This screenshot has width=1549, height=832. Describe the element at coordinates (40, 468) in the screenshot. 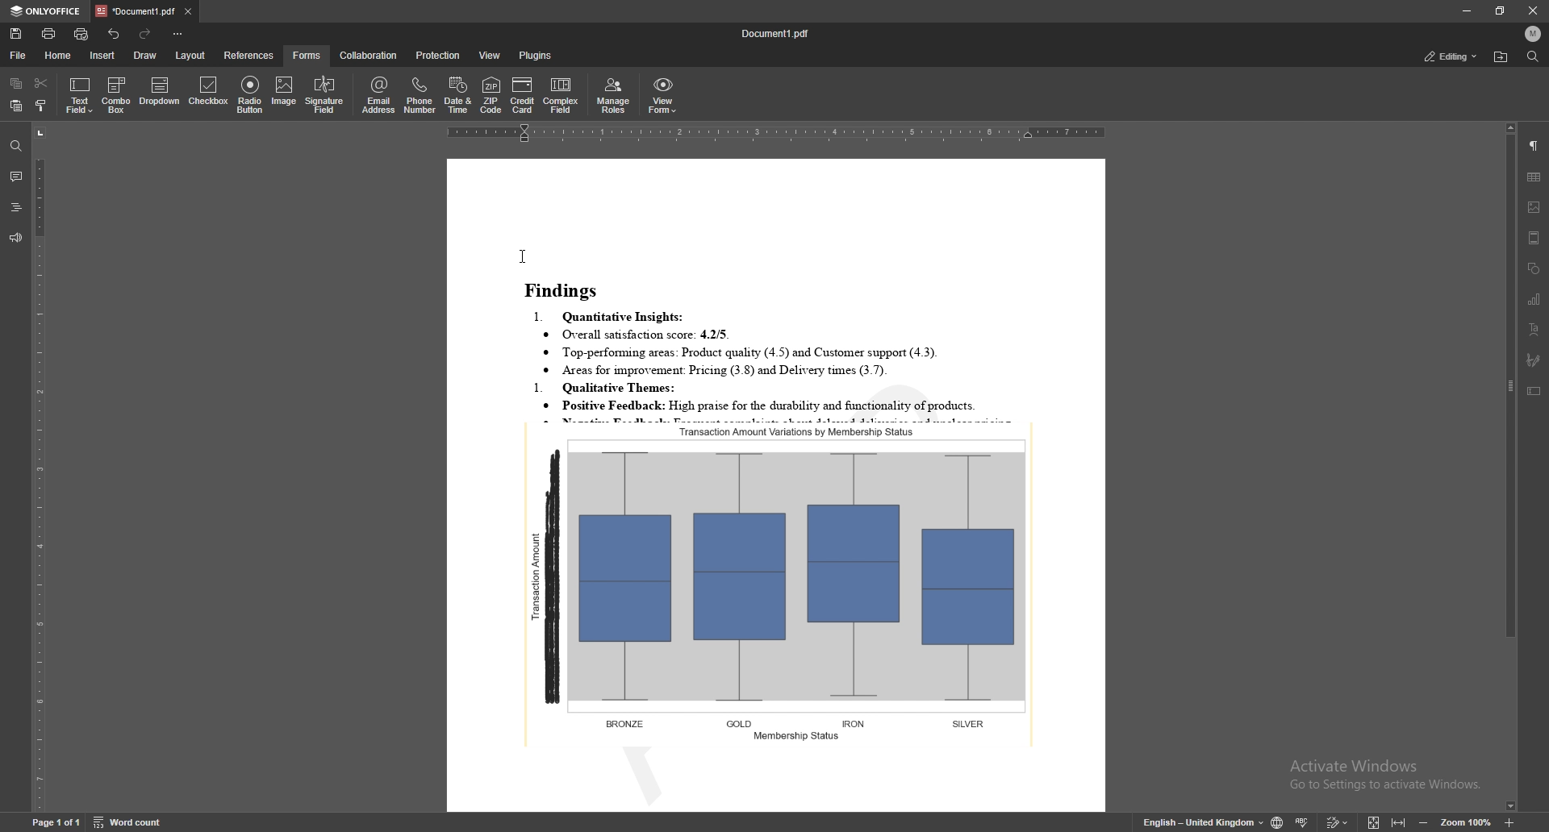

I see `vertical scale` at that location.